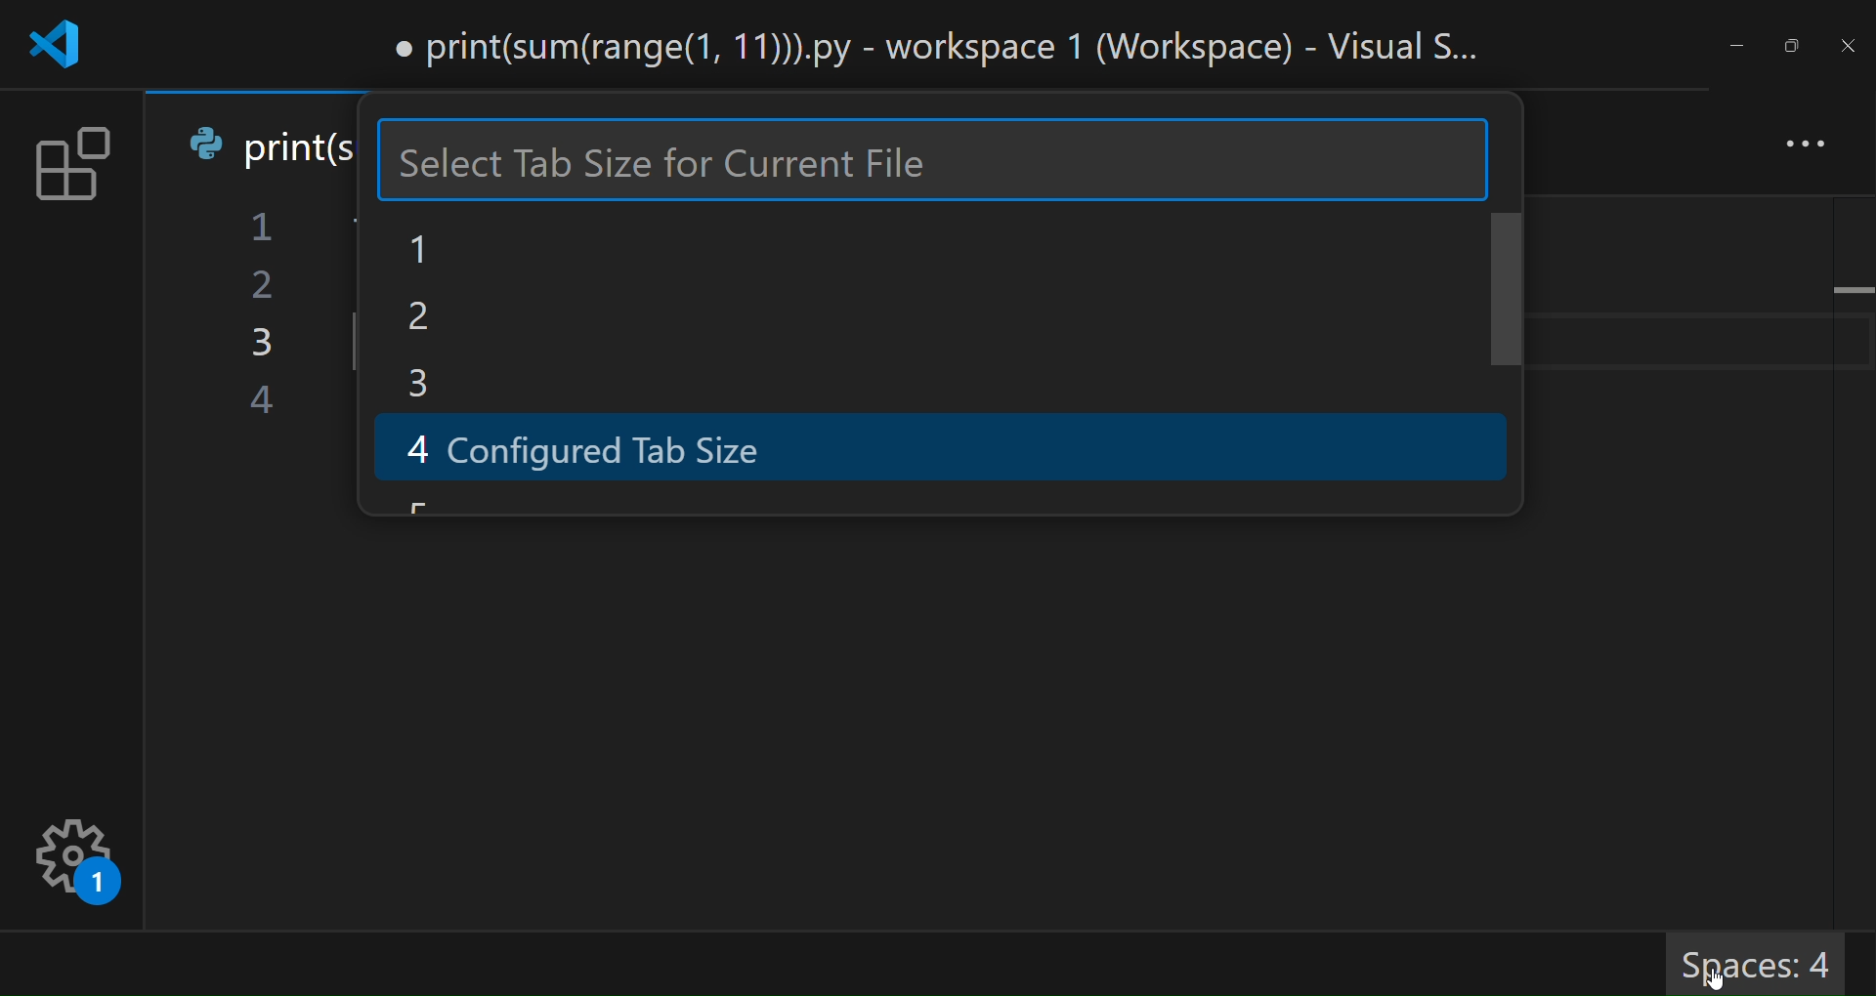 The width and height of the screenshot is (1876, 996). Describe the element at coordinates (449, 317) in the screenshot. I see `2` at that location.